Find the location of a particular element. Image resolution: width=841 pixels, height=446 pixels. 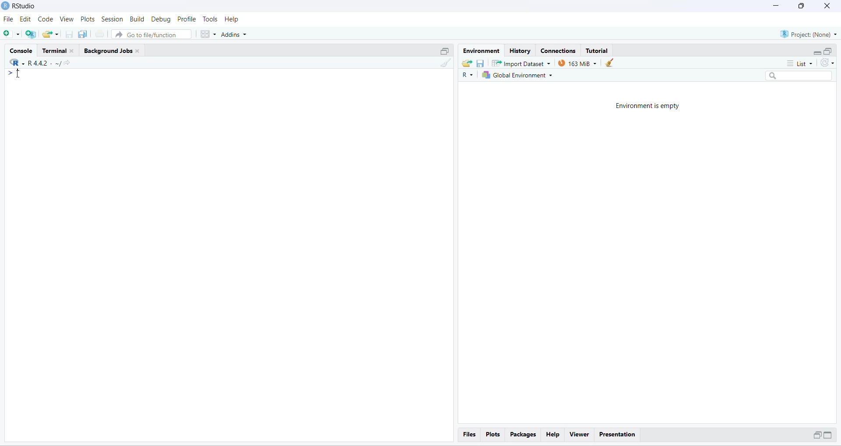

Plots is located at coordinates (492, 434).